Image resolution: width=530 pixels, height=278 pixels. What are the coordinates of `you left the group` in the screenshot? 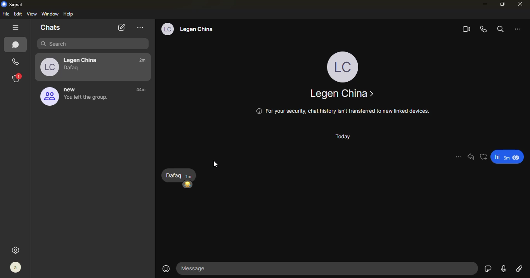 It's located at (86, 100).